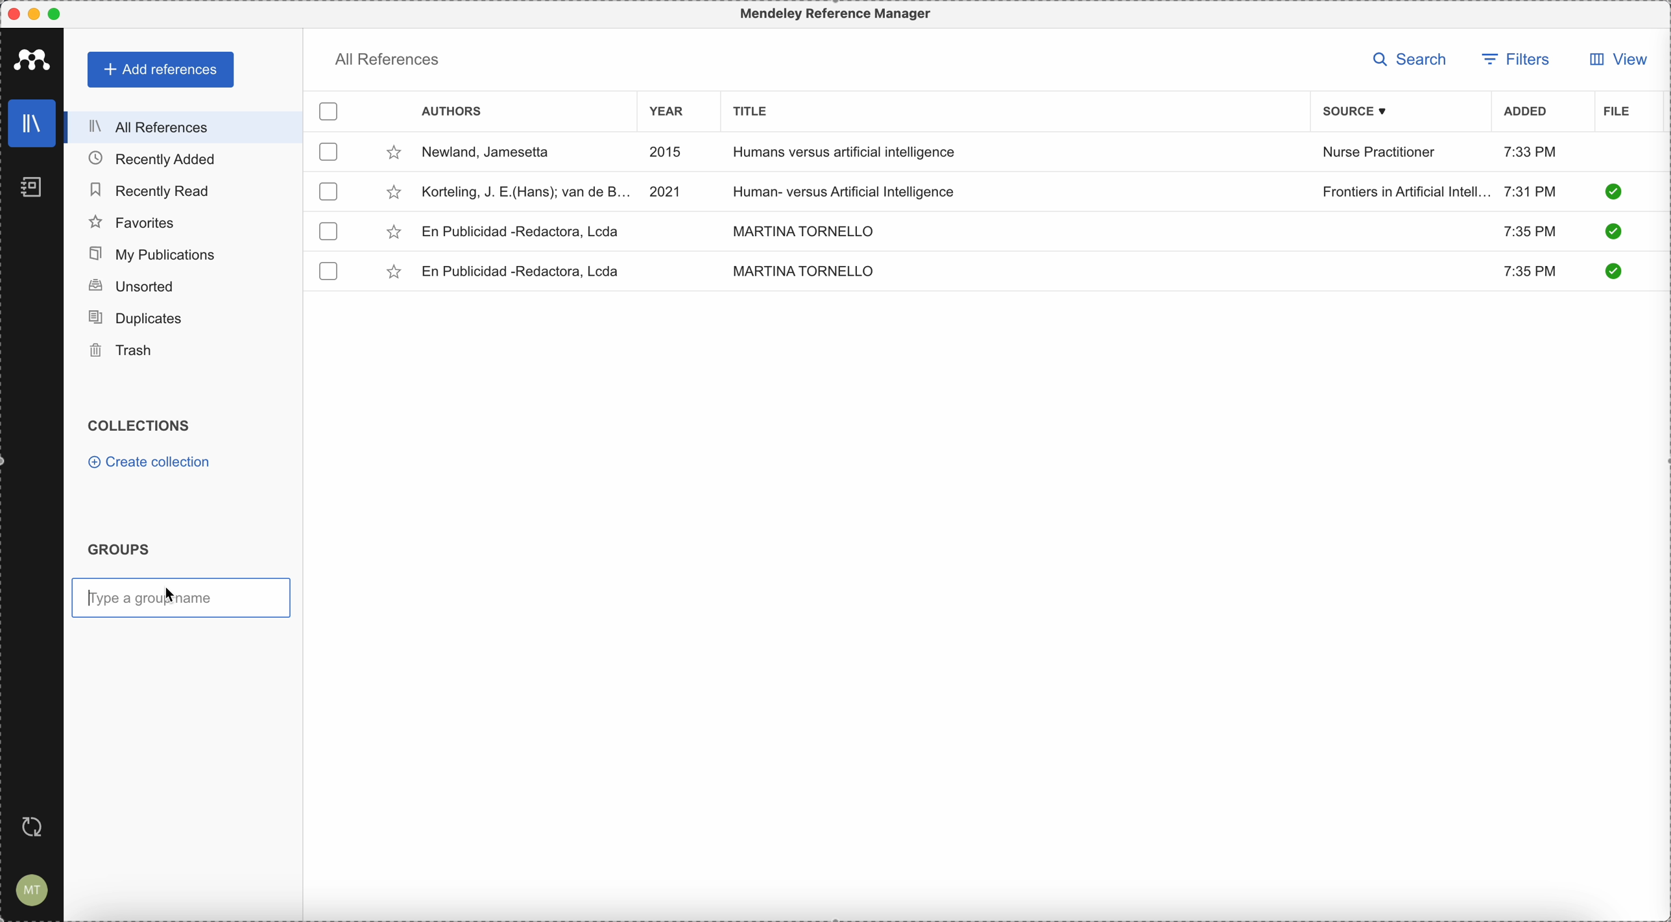  I want to click on title, so click(747, 110).